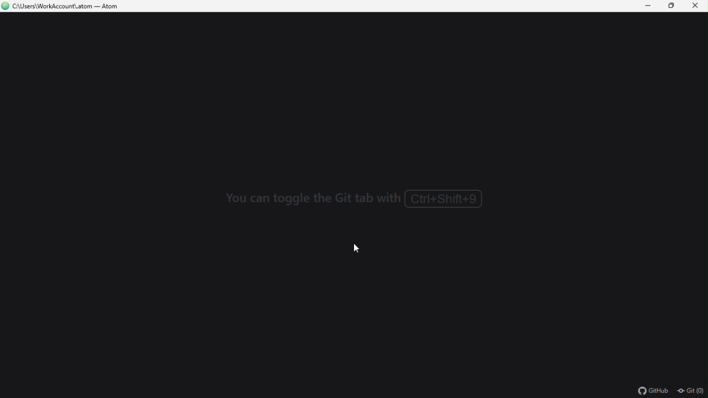 The image size is (708, 398). What do you see at coordinates (691, 391) in the screenshot?
I see `Git` at bounding box center [691, 391].